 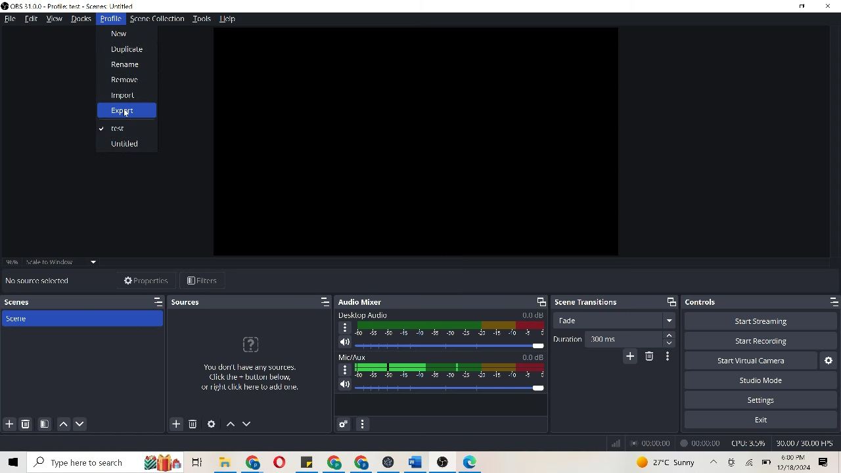 I want to click on open scene filters, so click(x=45, y=422).